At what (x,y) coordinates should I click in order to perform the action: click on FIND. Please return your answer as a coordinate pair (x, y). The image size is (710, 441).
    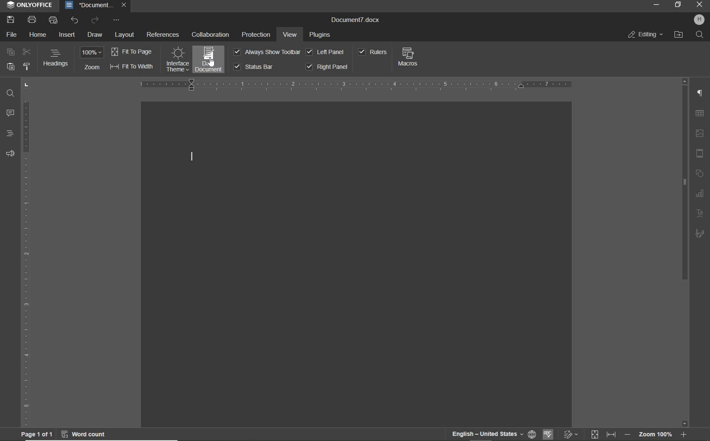
    Looking at the image, I should click on (11, 95).